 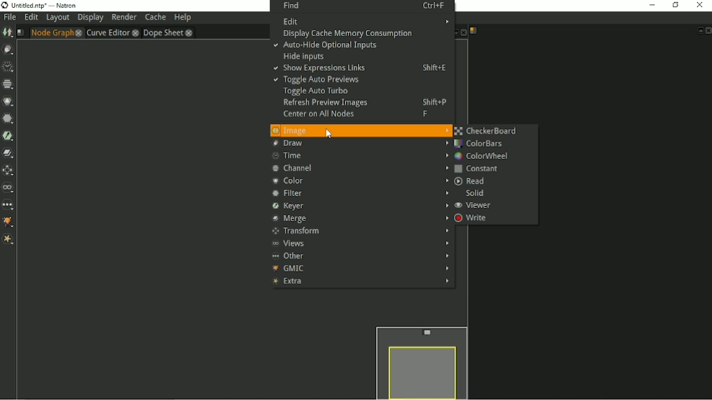 What do you see at coordinates (482, 144) in the screenshot?
I see `ColorBars` at bounding box center [482, 144].